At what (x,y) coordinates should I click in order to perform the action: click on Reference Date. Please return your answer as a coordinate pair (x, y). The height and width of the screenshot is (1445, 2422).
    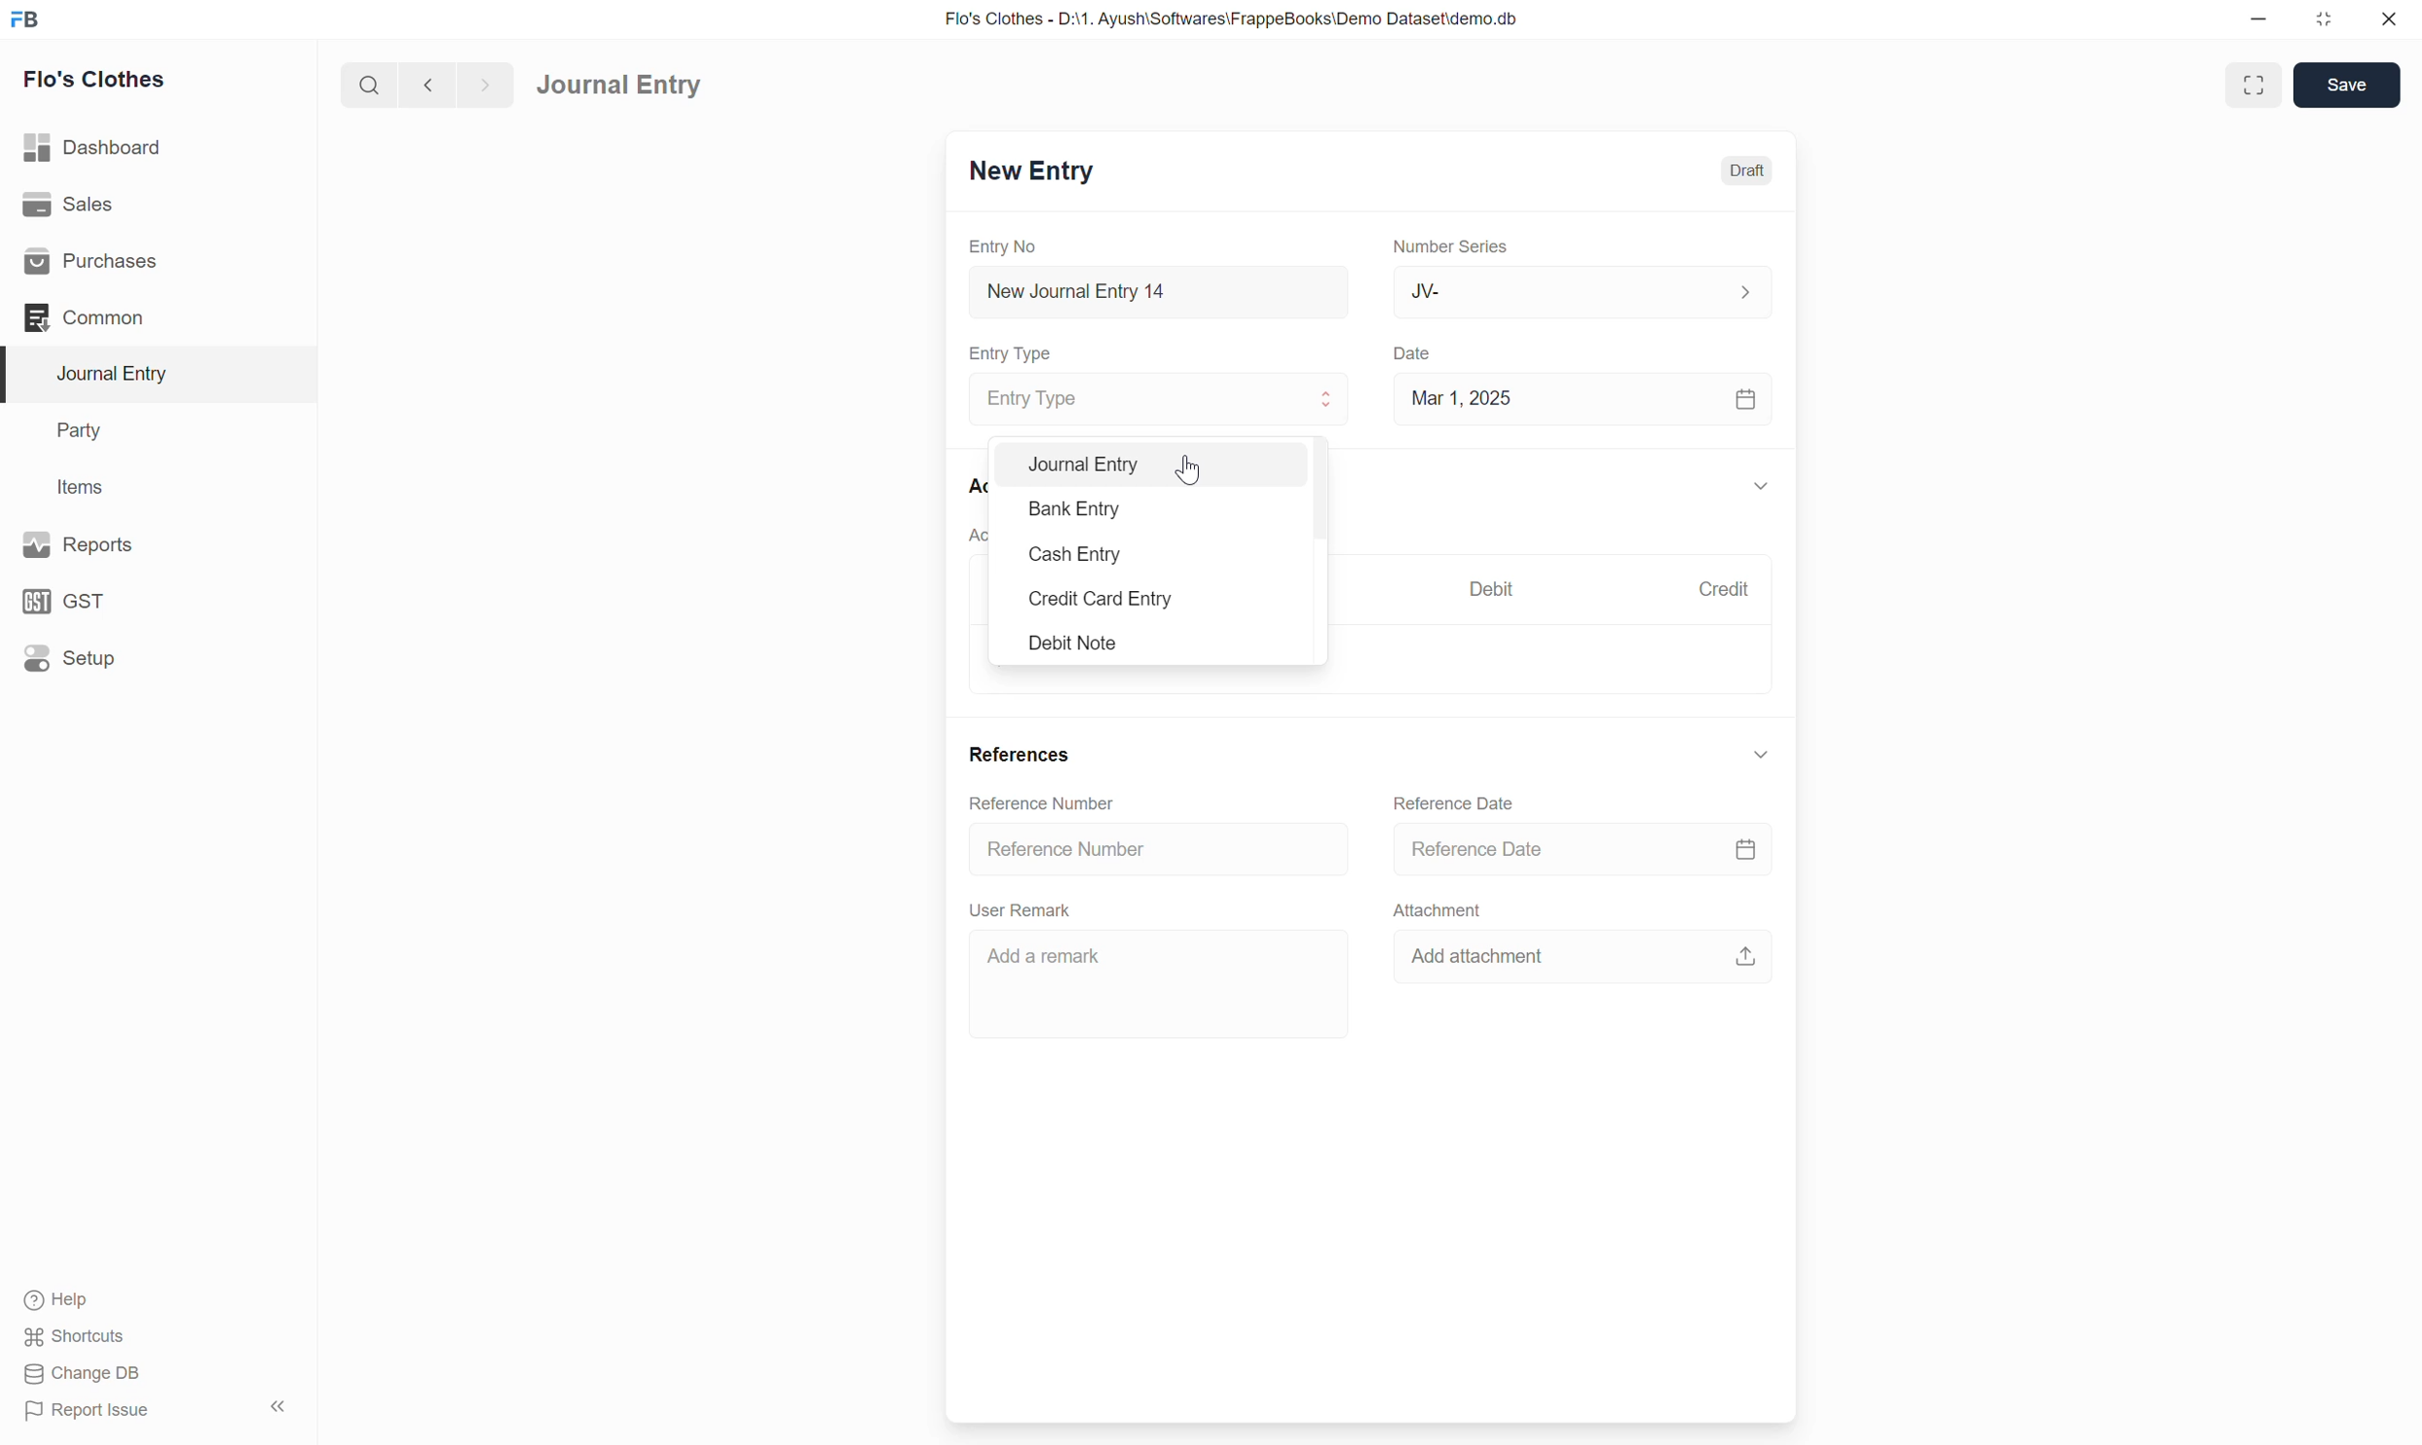
    Looking at the image, I should click on (1457, 802).